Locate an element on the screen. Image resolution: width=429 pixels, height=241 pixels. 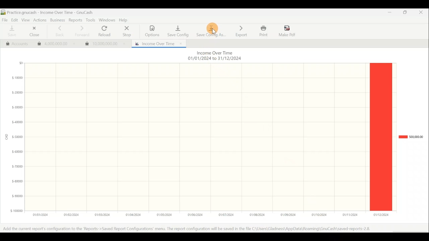
Save config is located at coordinates (177, 29).